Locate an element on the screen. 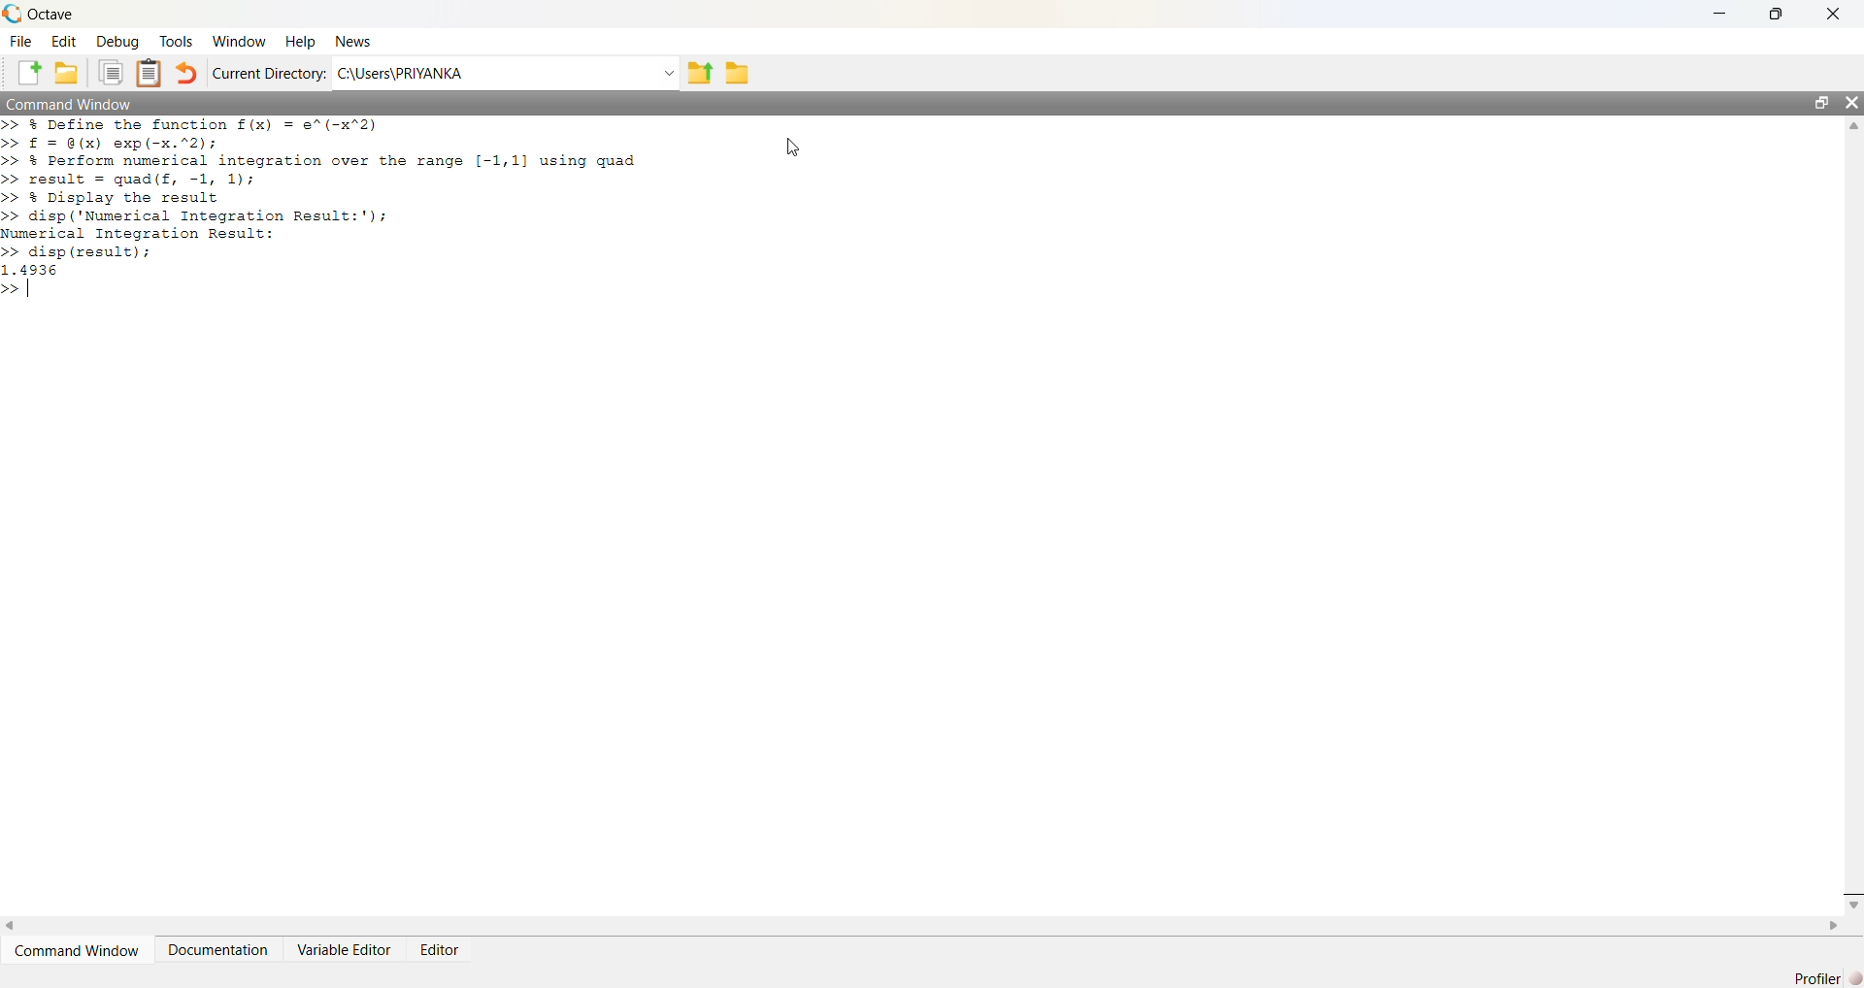 The width and height of the screenshot is (1864, 988). C:\Users\PRIYANKA is located at coordinates (488, 73).